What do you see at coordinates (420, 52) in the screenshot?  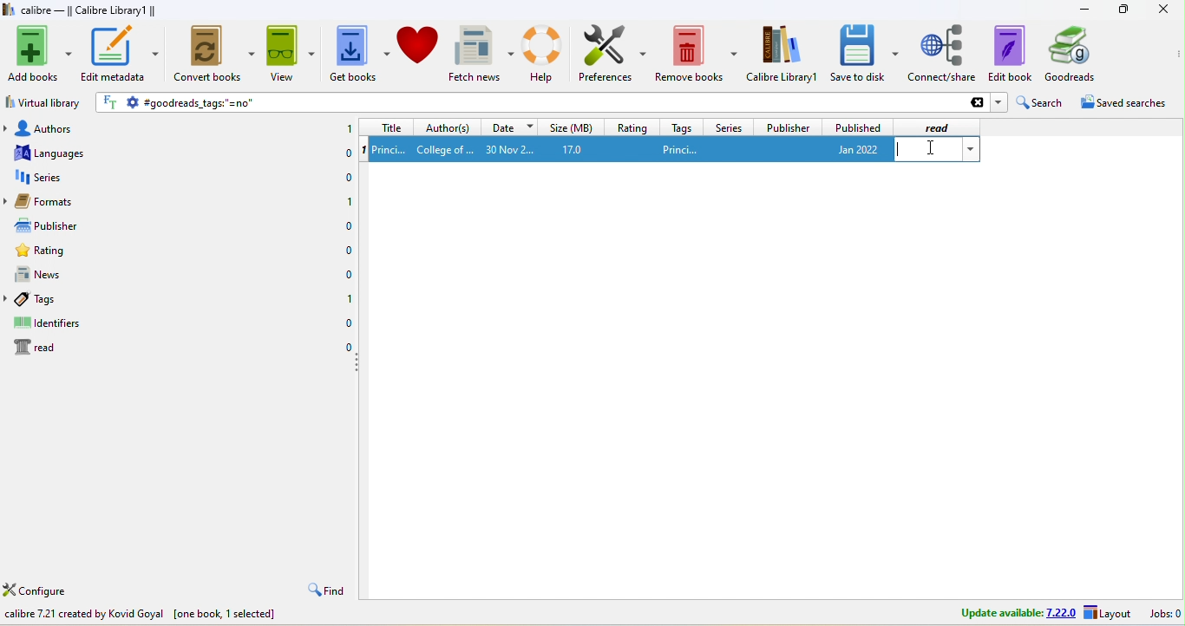 I see `donate` at bounding box center [420, 52].